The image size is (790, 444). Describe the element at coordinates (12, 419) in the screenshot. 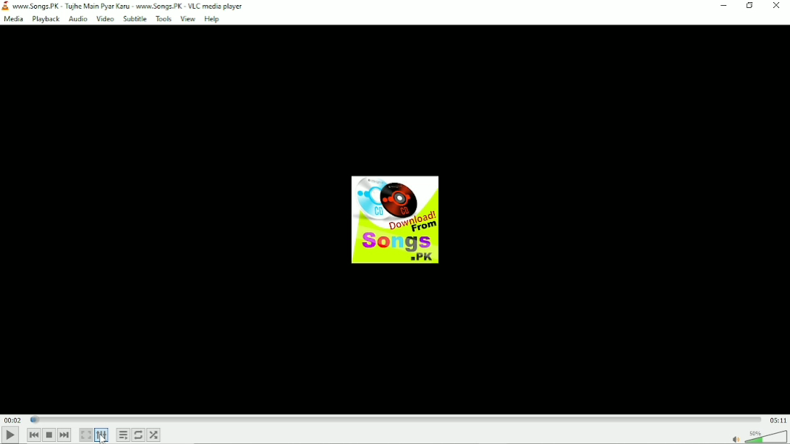

I see `Elapsed time` at that location.